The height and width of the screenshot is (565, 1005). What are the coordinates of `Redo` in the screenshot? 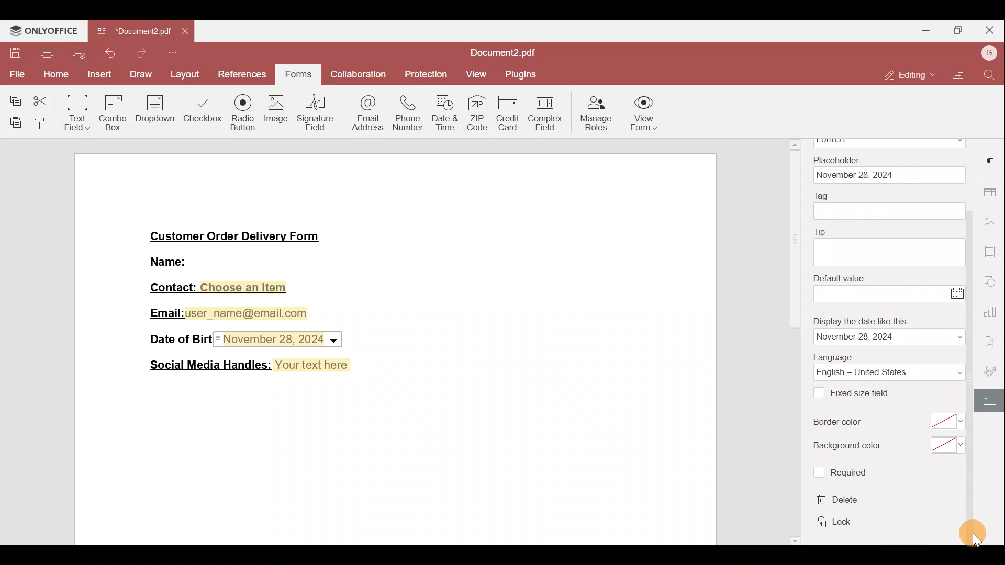 It's located at (138, 56).